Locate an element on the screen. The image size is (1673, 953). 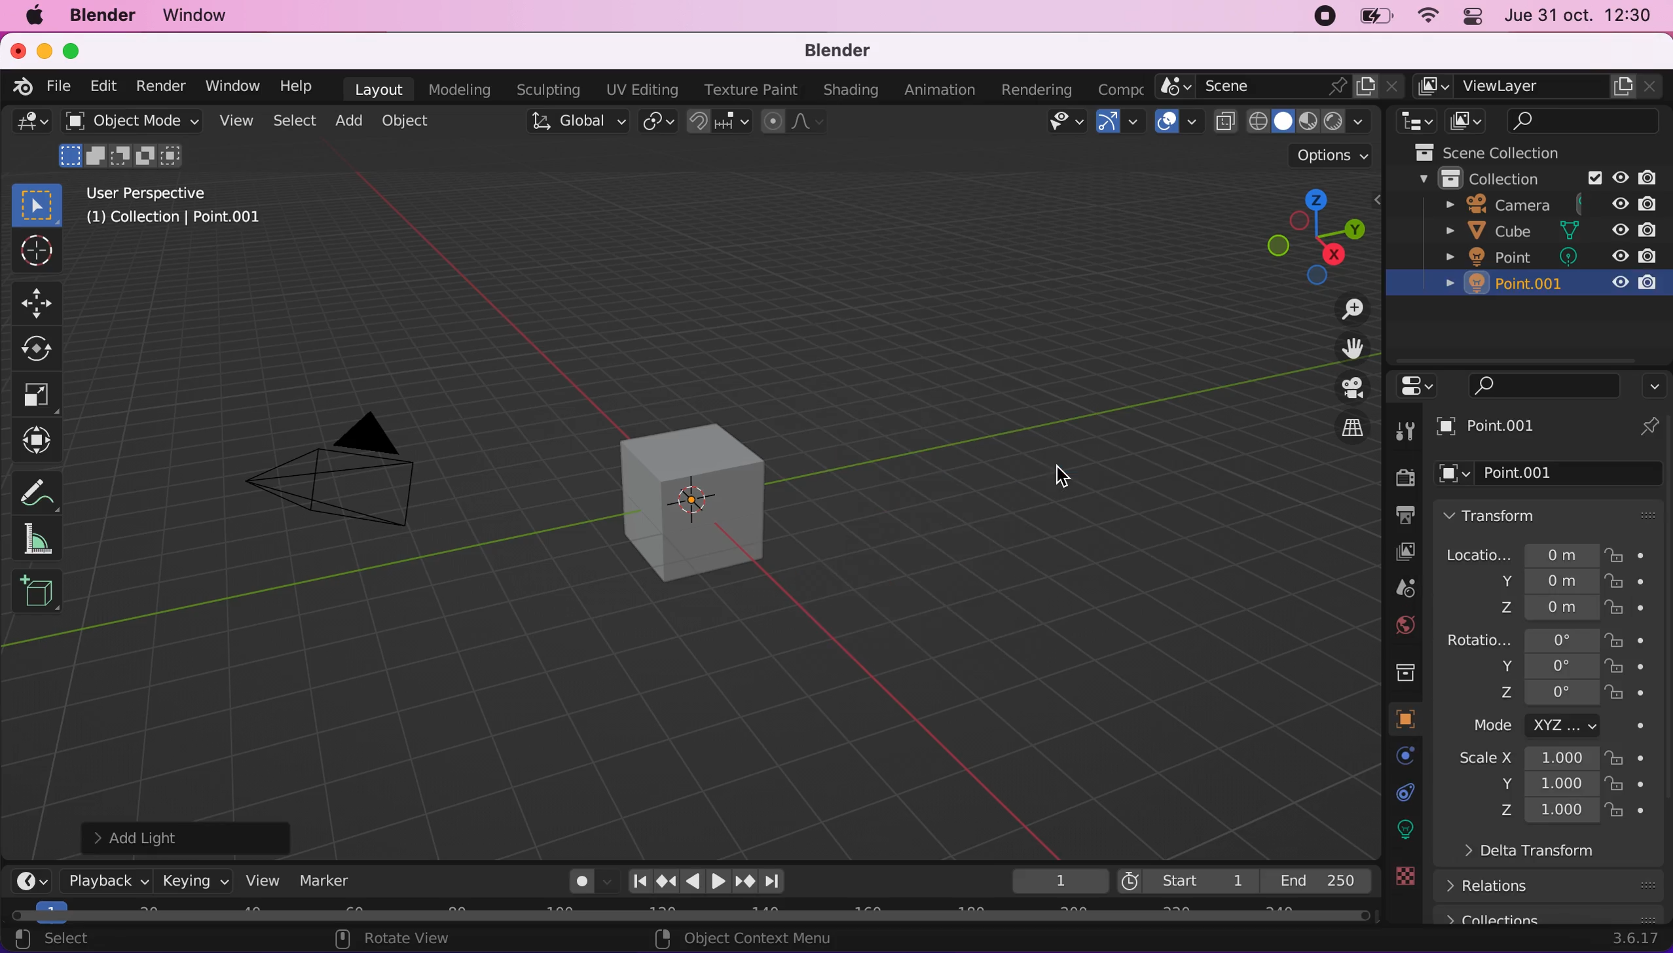
1 is located at coordinates (1046, 878).